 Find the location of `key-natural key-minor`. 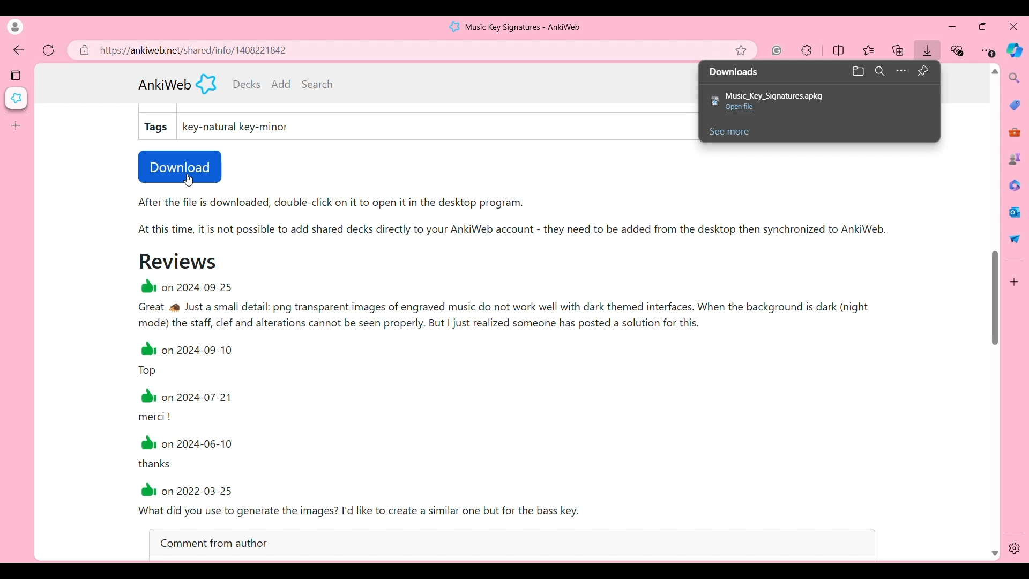

key-natural key-minor is located at coordinates (238, 128).